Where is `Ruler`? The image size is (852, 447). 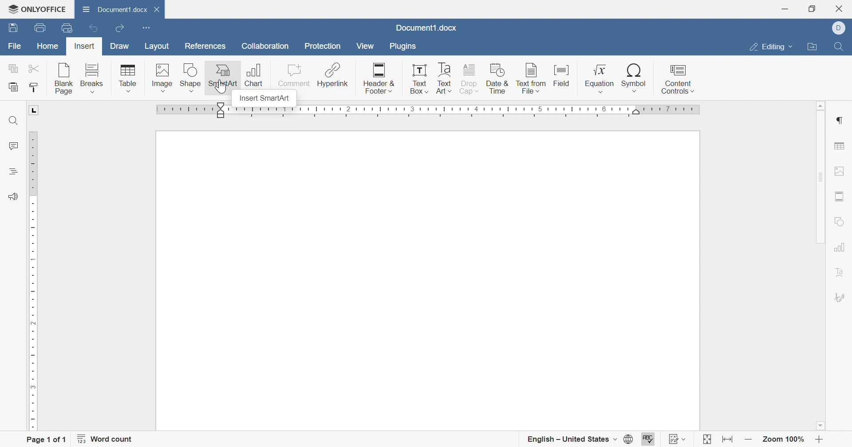
Ruler is located at coordinates (429, 111).